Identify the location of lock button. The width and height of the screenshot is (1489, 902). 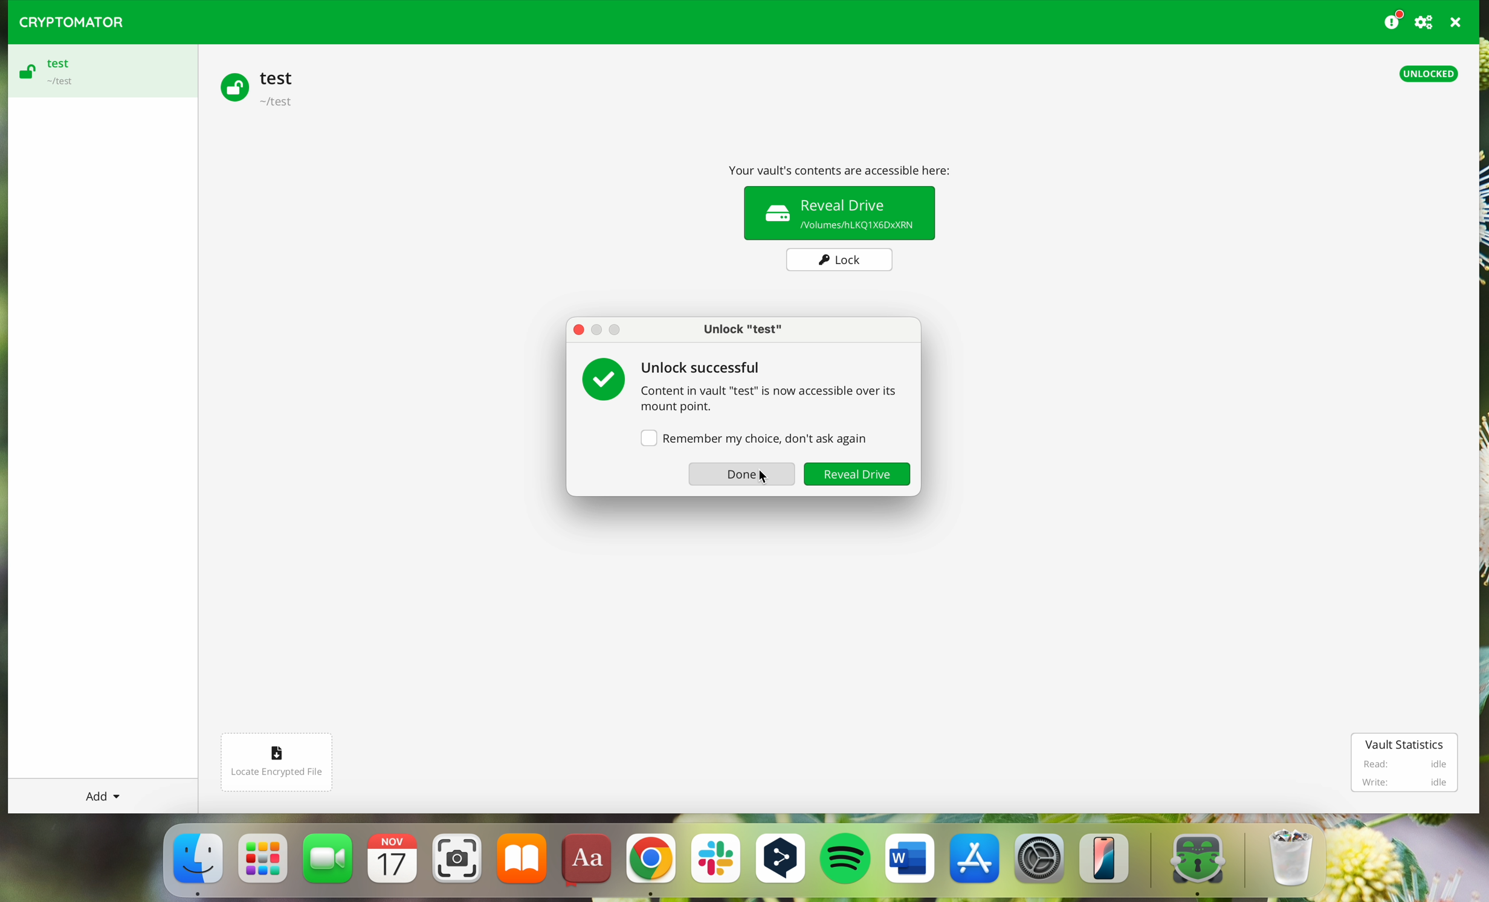
(841, 260).